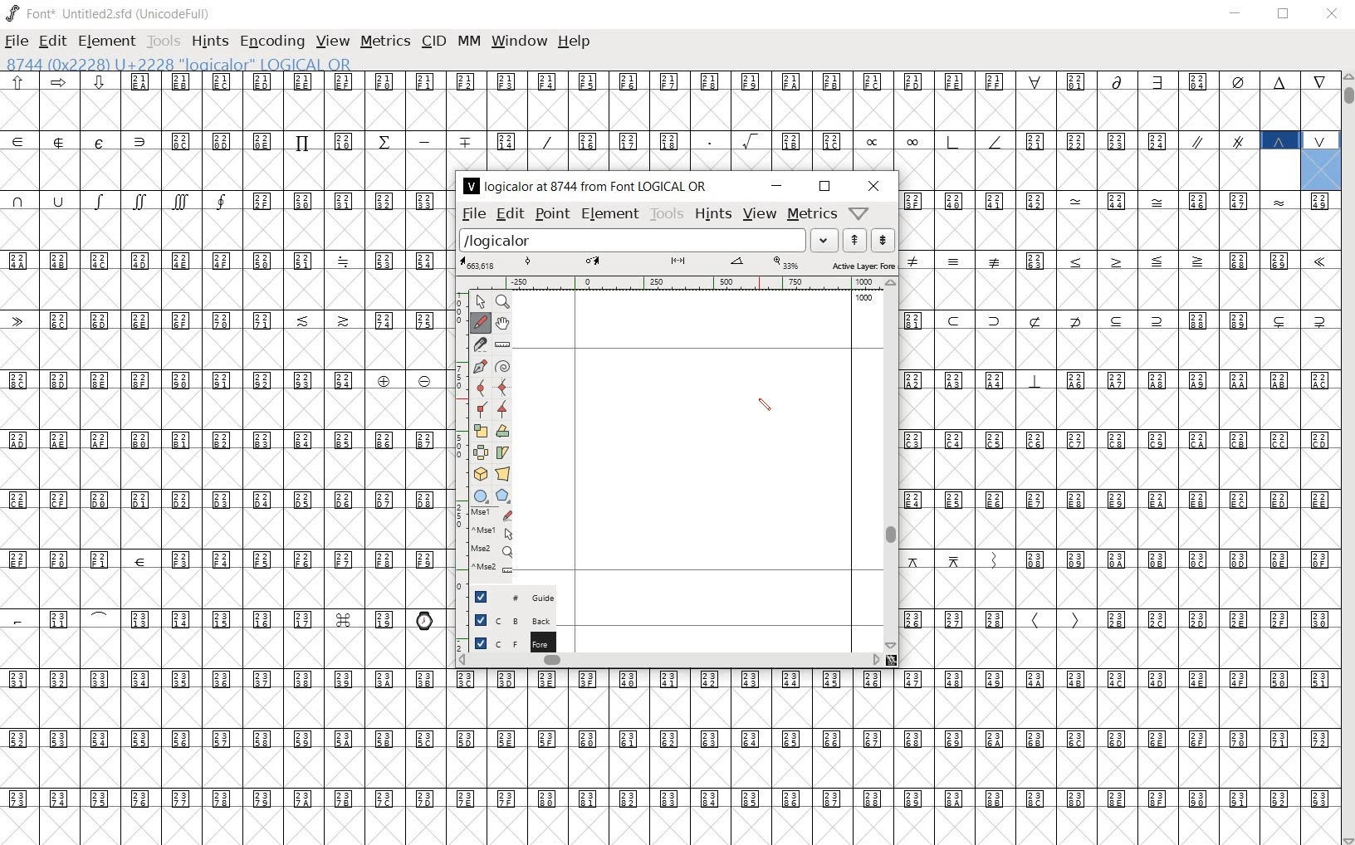  Describe the element at coordinates (893, 465) in the screenshot. I see `scrollbar` at that location.